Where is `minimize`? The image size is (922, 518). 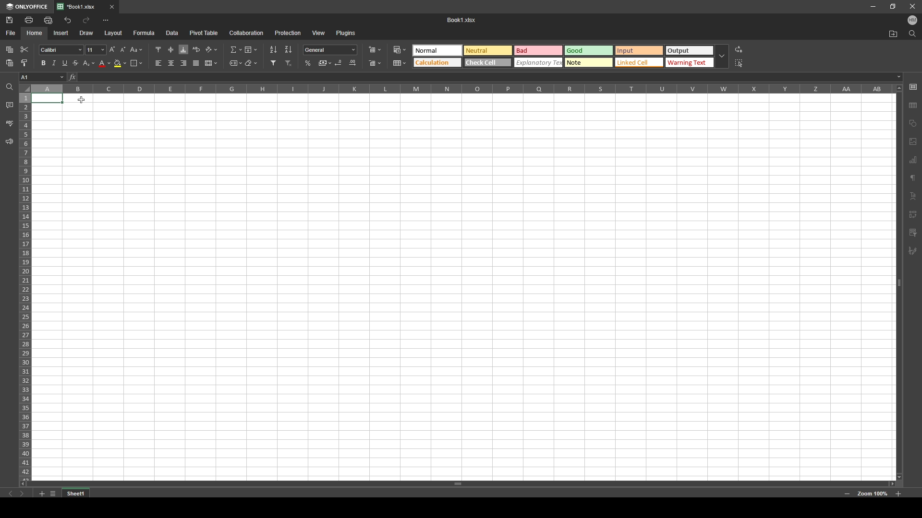 minimize is located at coordinates (873, 6).